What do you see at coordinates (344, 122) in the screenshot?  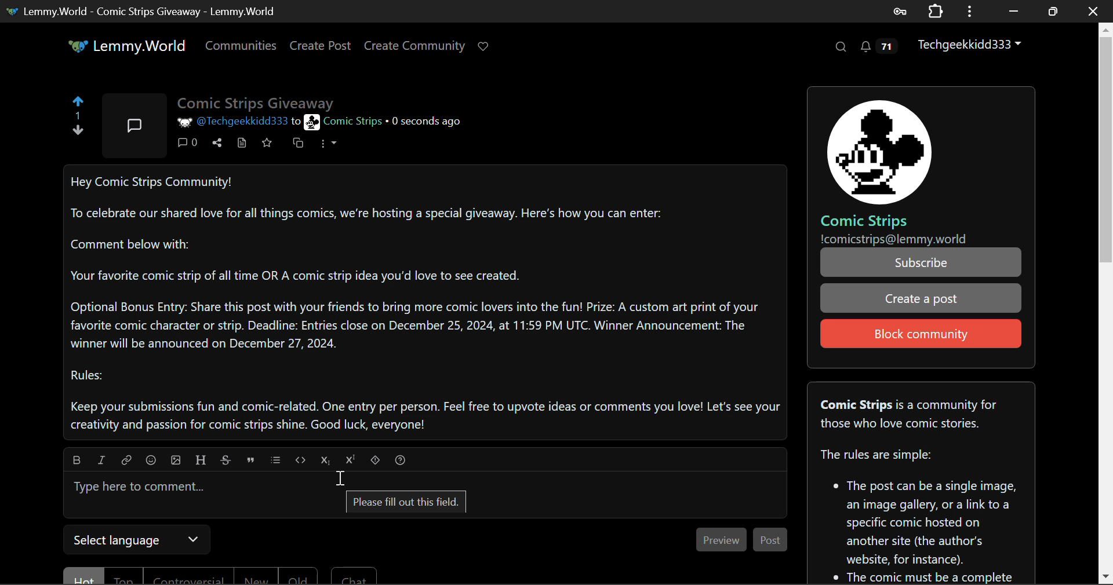 I see `Comic Strips` at bounding box center [344, 122].